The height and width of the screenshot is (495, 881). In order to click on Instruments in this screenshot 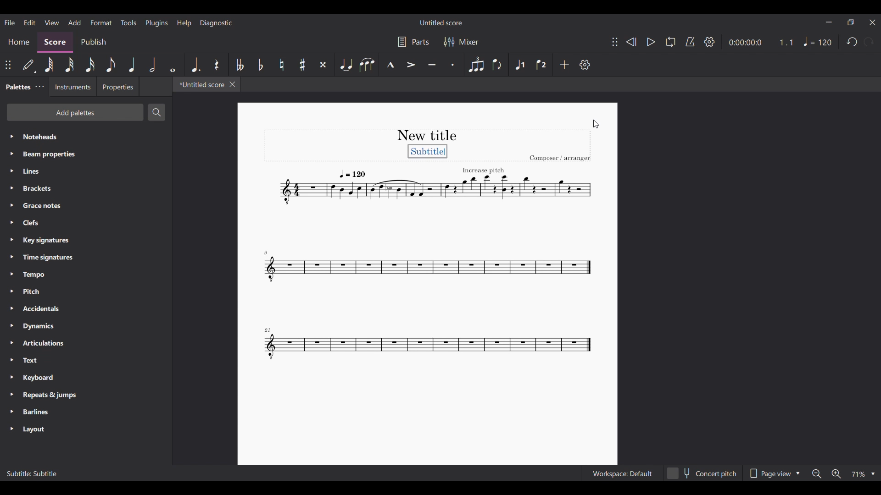, I will do `click(72, 87)`.